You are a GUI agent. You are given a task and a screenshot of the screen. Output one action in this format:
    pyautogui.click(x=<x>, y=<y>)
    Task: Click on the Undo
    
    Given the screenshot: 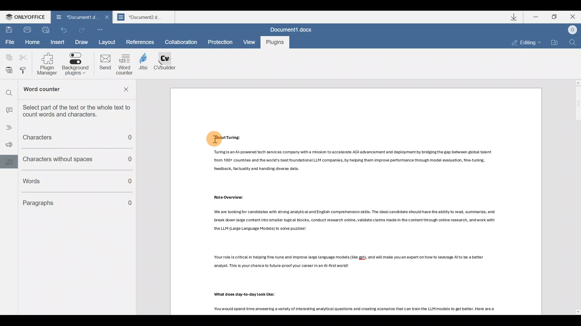 What is the action you would take?
    pyautogui.click(x=64, y=30)
    